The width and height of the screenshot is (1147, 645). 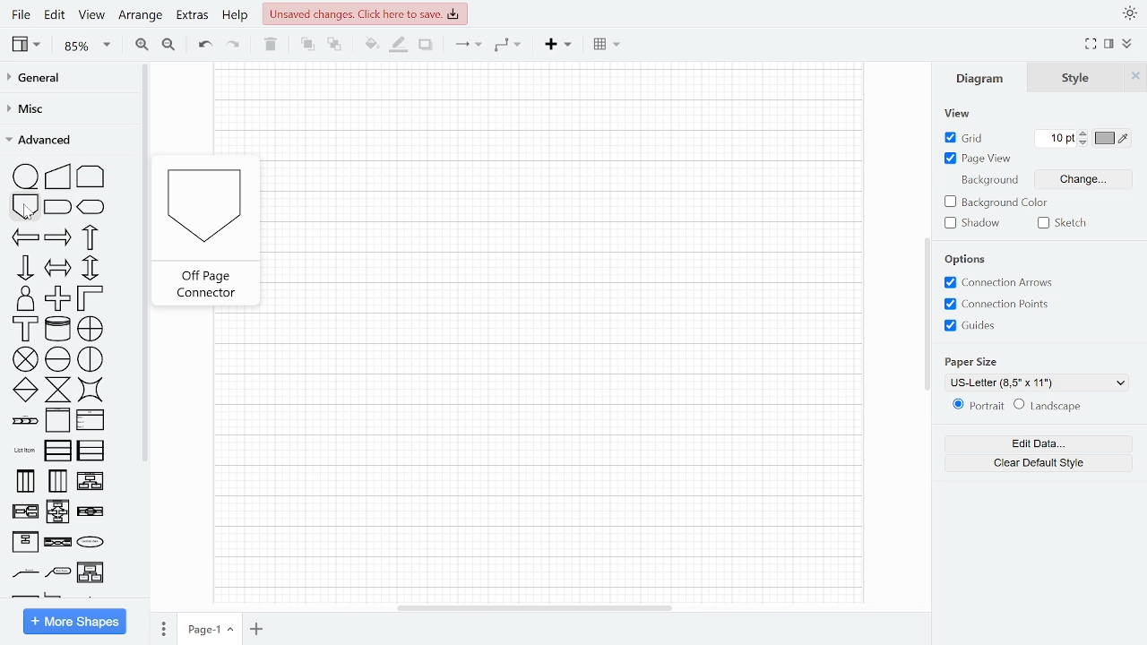 What do you see at coordinates (66, 142) in the screenshot?
I see `Advanced` at bounding box center [66, 142].